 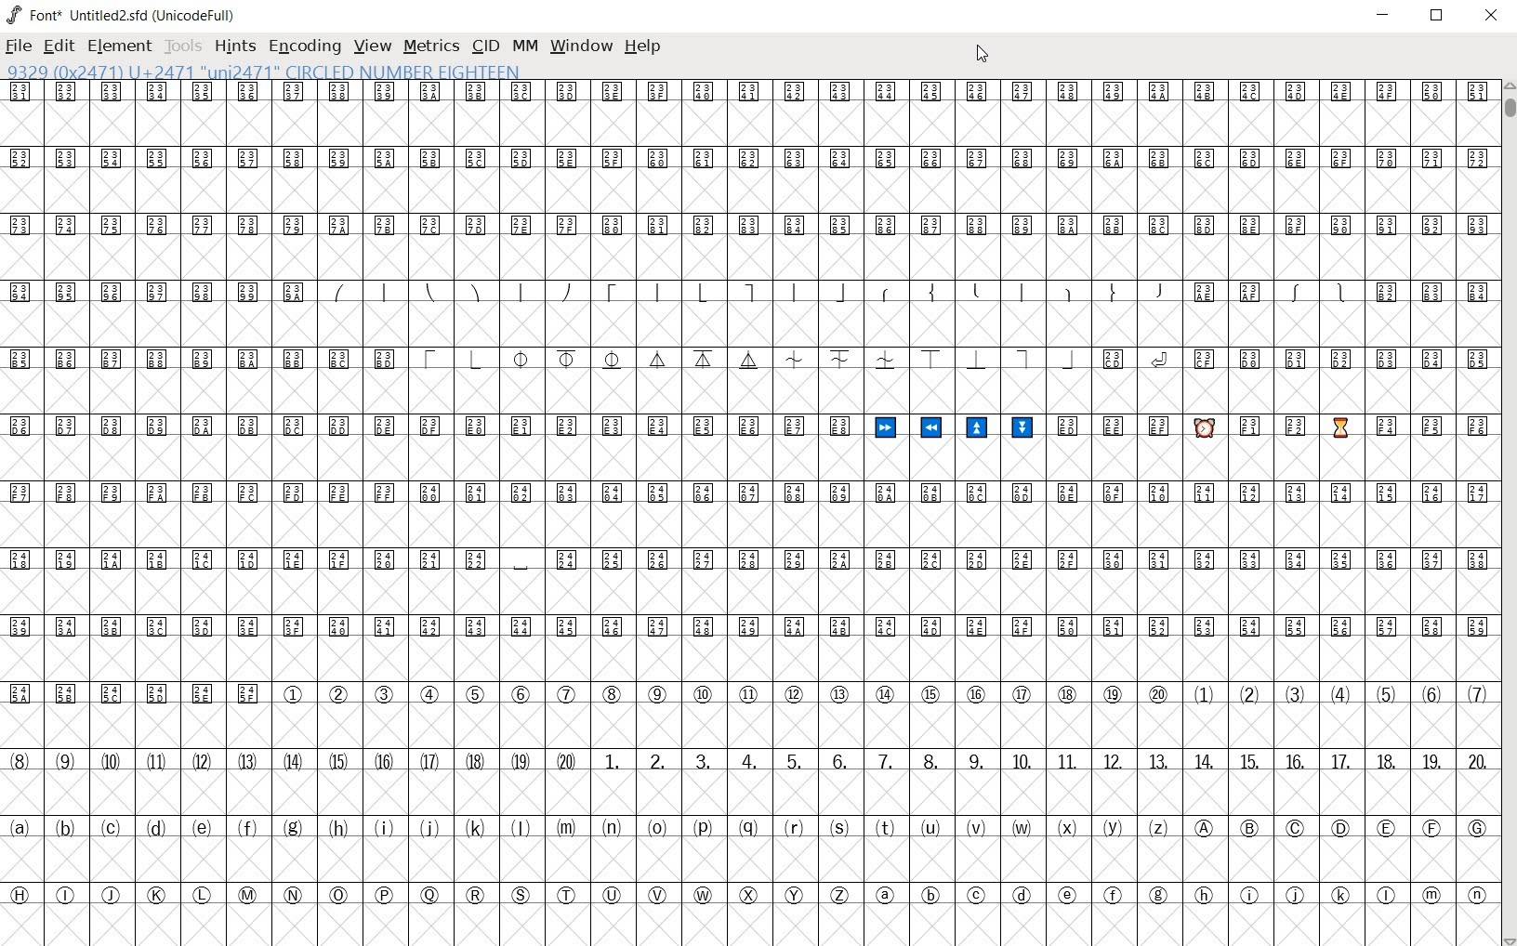 I want to click on encoding, so click(x=307, y=46).